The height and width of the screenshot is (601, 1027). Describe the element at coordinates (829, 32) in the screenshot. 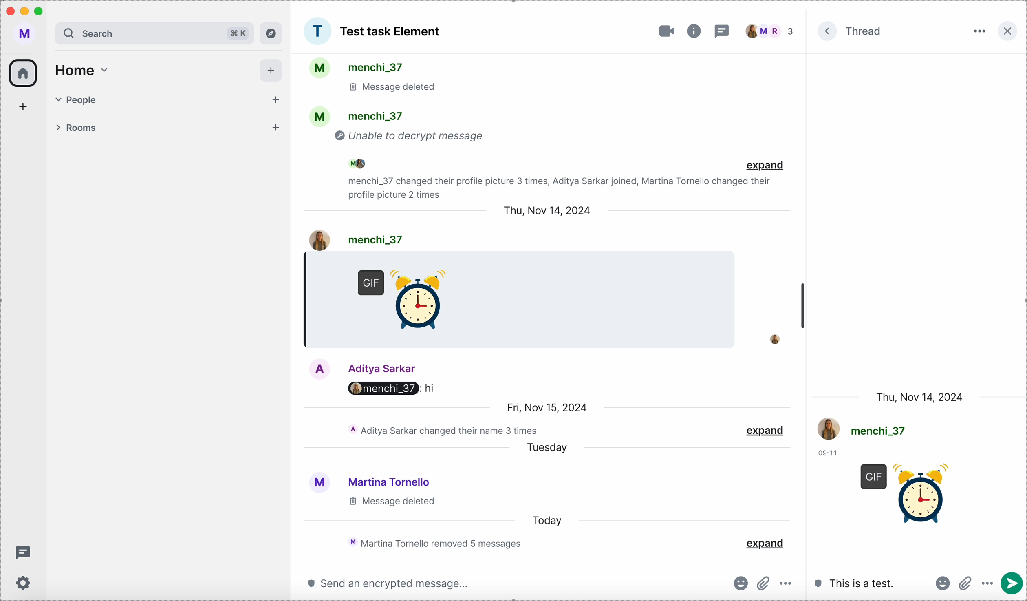

I see `expand` at that location.